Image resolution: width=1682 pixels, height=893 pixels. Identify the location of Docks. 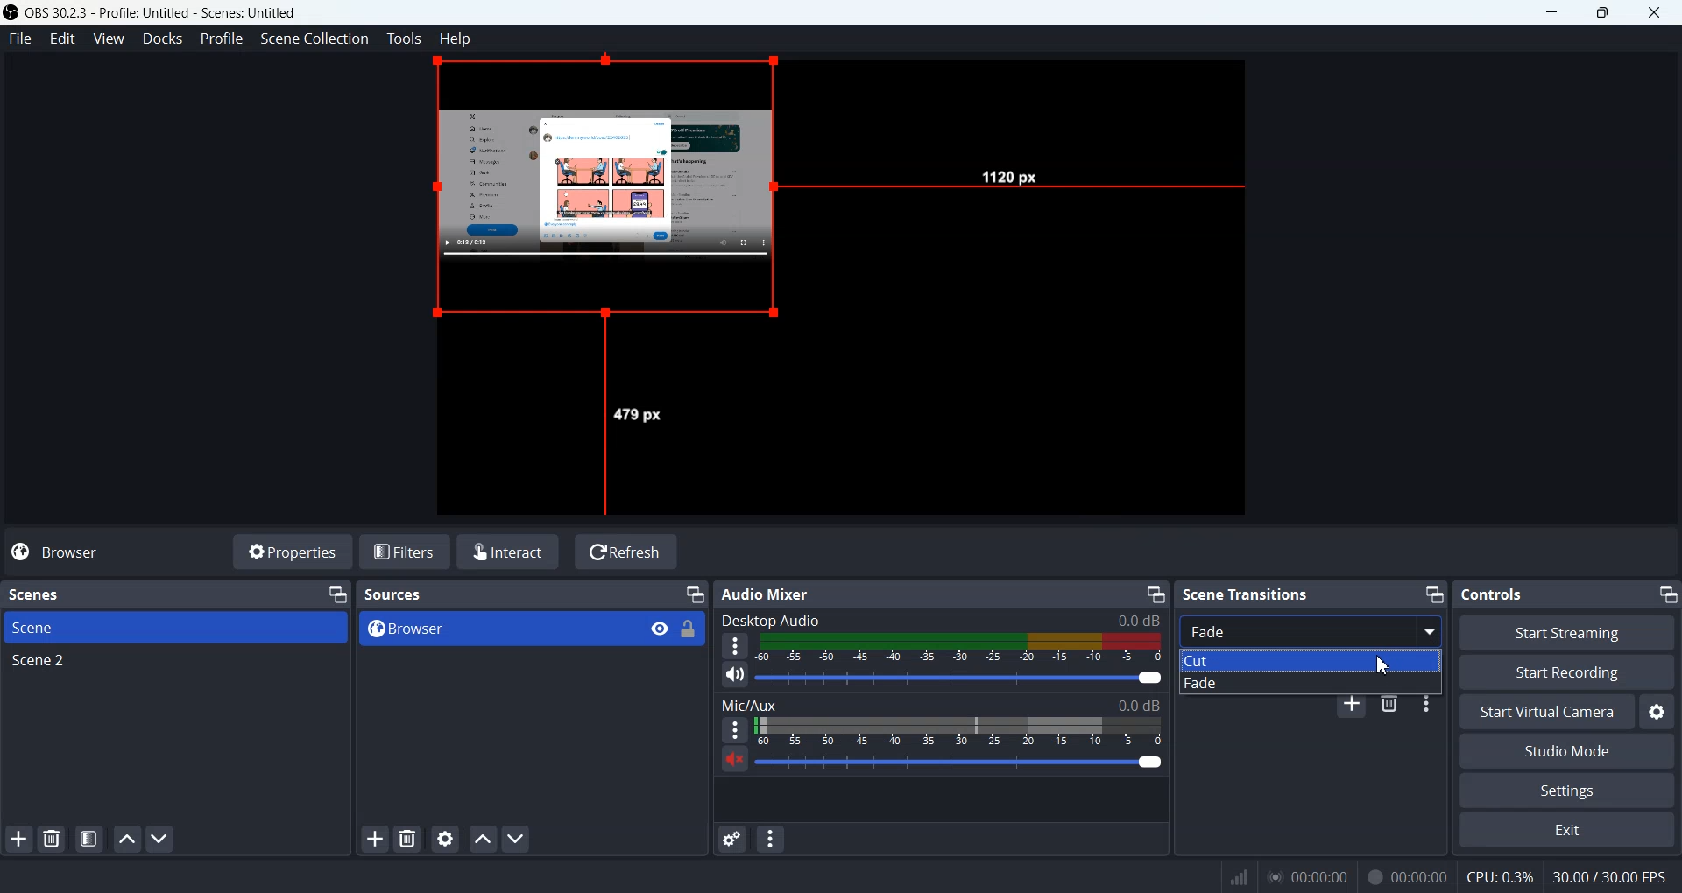
(163, 39).